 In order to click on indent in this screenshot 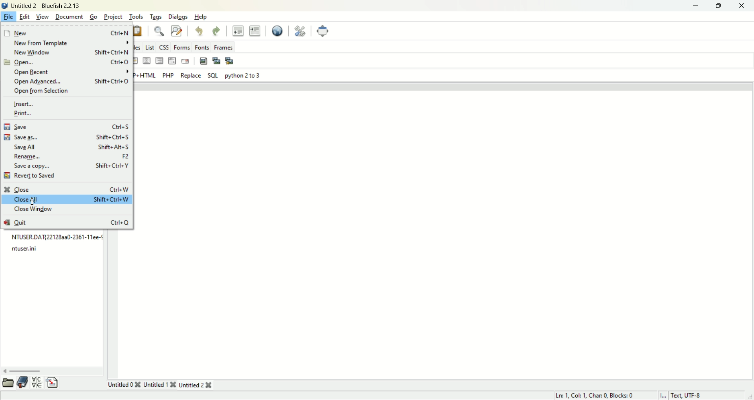, I will do `click(255, 31)`.